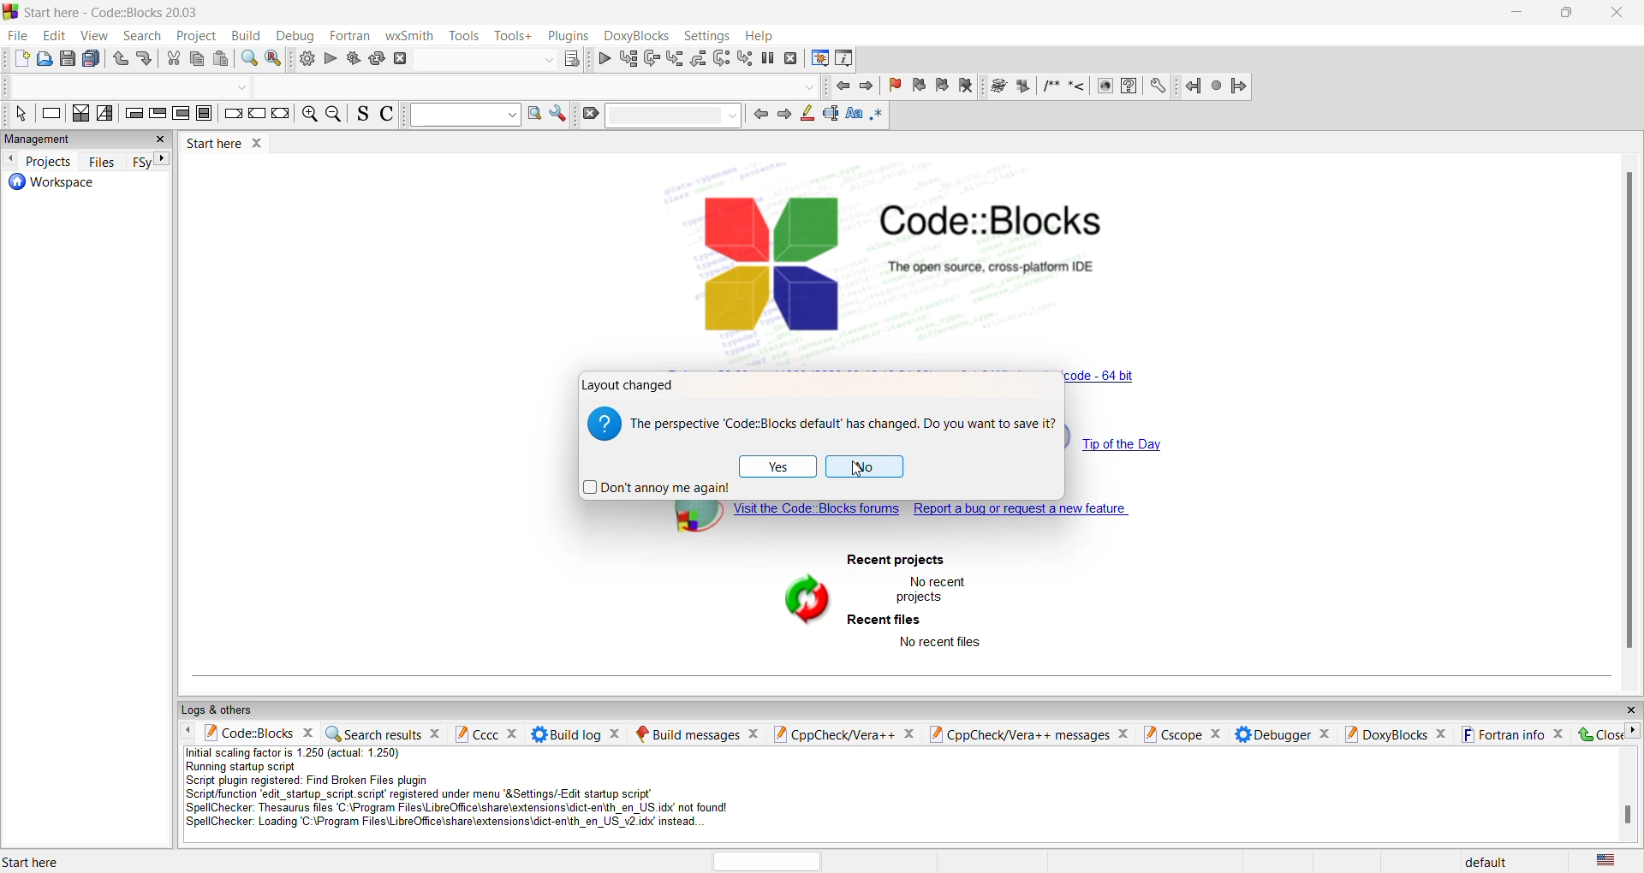 This screenshot has height=873, width=1644. Describe the element at coordinates (831, 113) in the screenshot. I see `selected text` at that location.